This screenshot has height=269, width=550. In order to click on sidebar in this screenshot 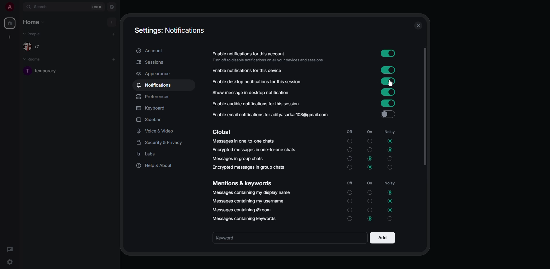, I will do `click(150, 120)`.